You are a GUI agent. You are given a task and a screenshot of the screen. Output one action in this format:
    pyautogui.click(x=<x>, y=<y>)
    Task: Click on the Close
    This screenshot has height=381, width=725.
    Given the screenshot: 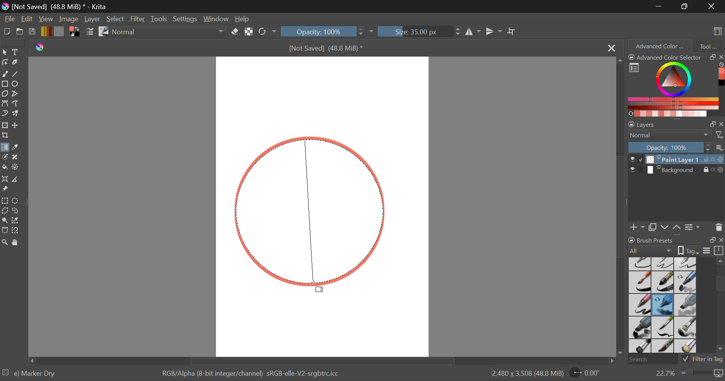 What is the action you would take?
    pyautogui.click(x=712, y=6)
    